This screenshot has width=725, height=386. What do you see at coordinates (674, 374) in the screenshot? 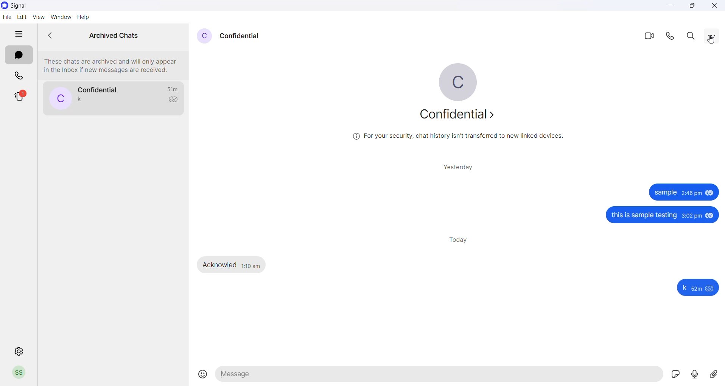
I see `sticker` at bounding box center [674, 374].